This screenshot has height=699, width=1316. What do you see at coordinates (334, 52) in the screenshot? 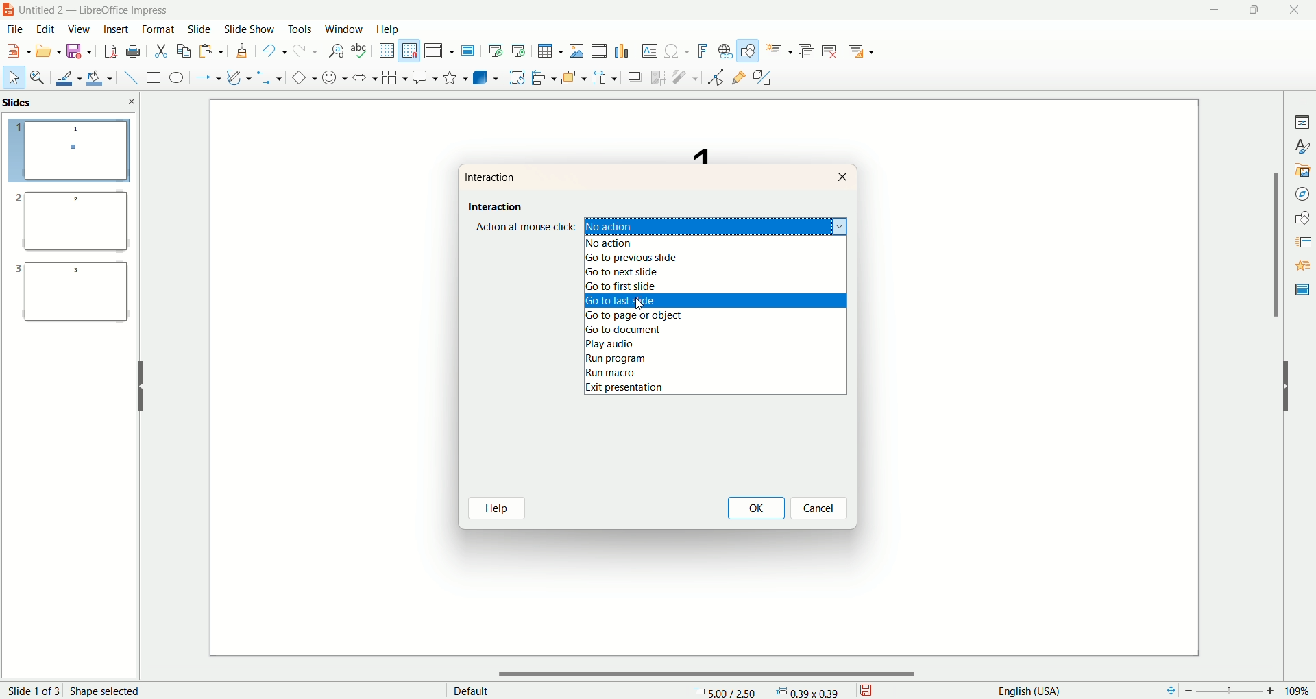
I see `find and replace` at bounding box center [334, 52].